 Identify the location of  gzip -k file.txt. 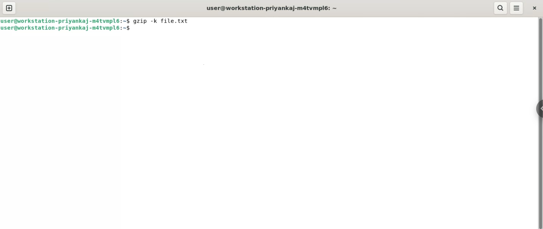
(165, 22).